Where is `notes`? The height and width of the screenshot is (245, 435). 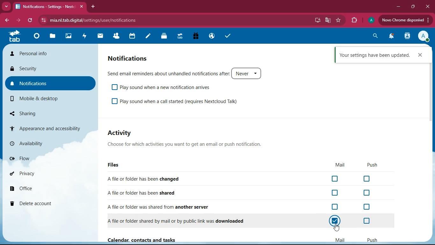
notes is located at coordinates (148, 37).